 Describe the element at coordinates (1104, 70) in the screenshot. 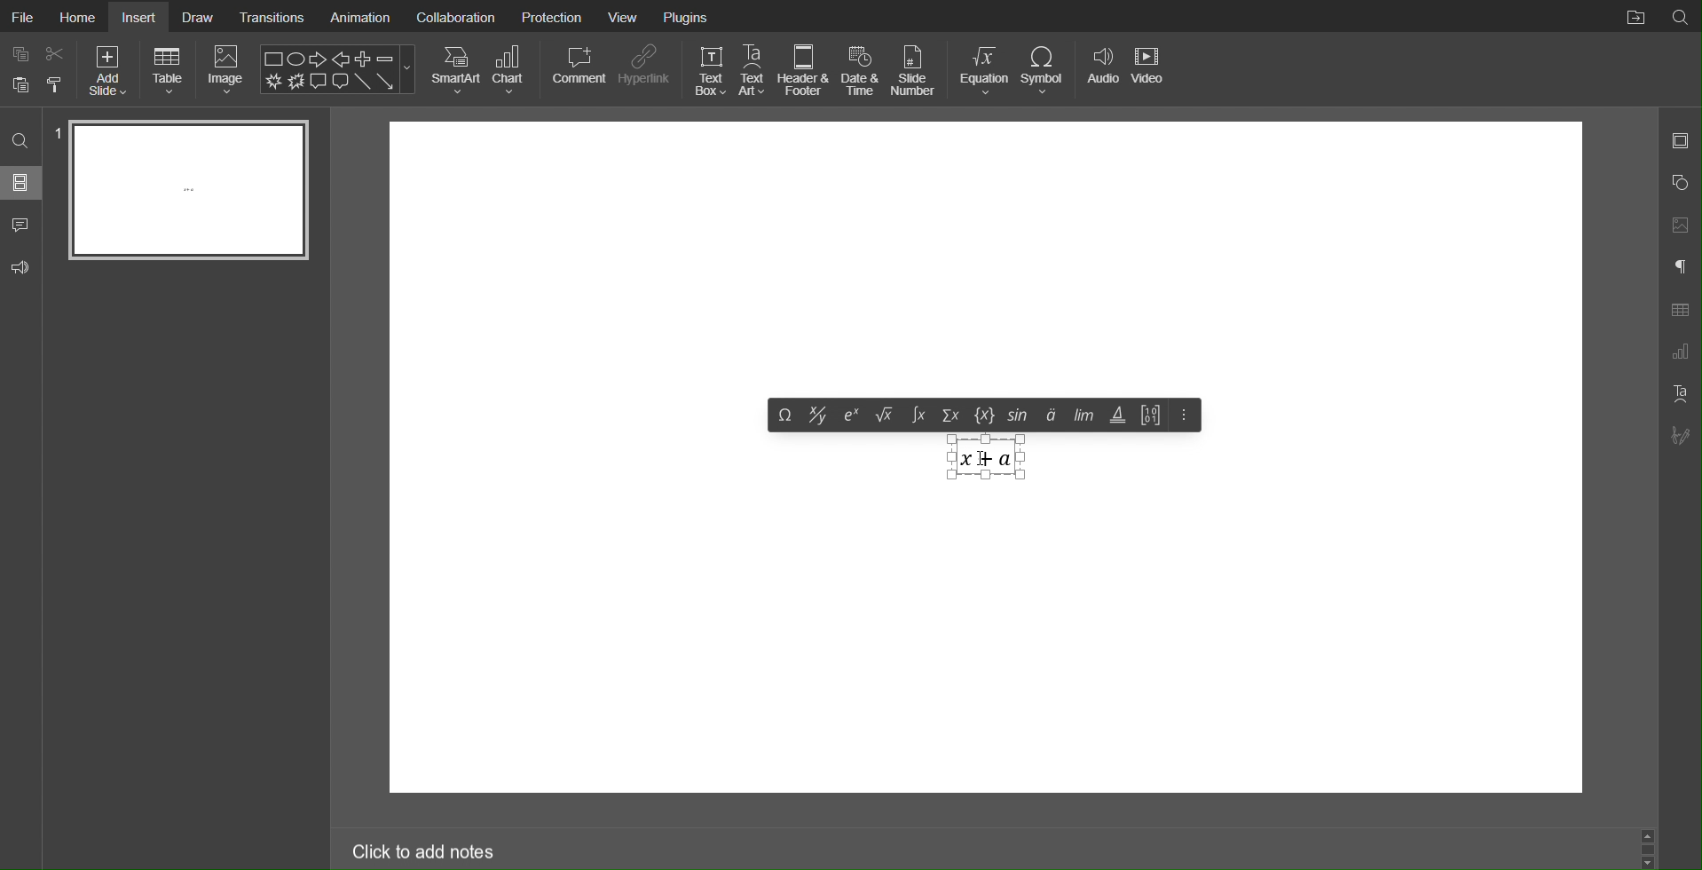

I see `Audio` at that location.